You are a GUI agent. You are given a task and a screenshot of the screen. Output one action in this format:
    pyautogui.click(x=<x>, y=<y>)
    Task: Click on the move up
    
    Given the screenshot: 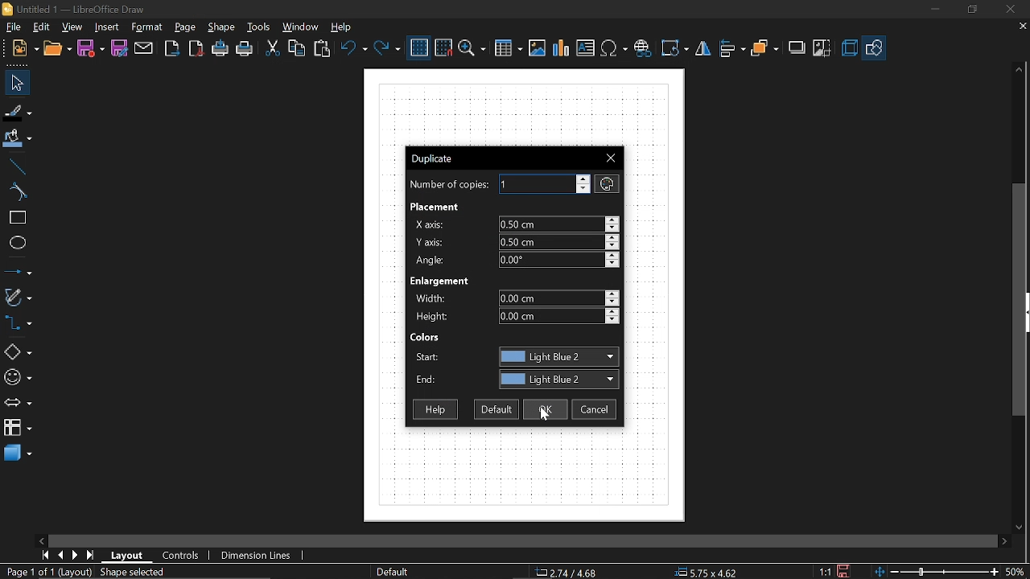 What is the action you would take?
    pyautogui.click(x=1016, y=71)
    